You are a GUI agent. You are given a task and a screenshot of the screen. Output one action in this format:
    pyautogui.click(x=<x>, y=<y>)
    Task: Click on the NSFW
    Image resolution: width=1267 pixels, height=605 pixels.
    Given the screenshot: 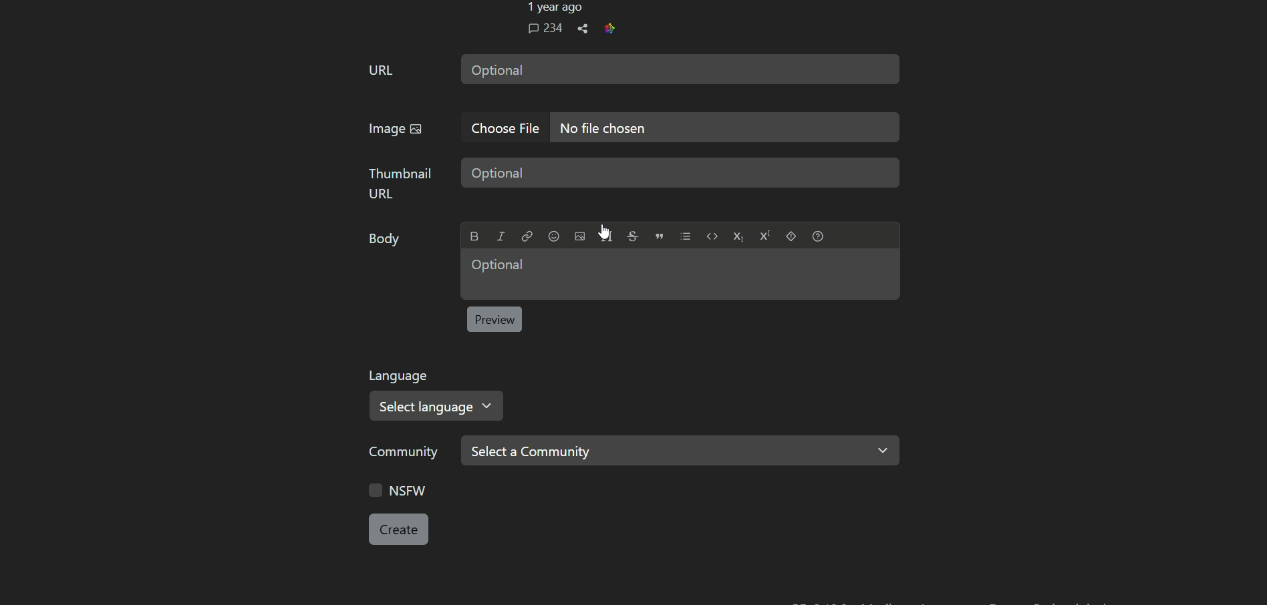 What is the action you would take?
    pyautogui.click(x=399, y=489)
    